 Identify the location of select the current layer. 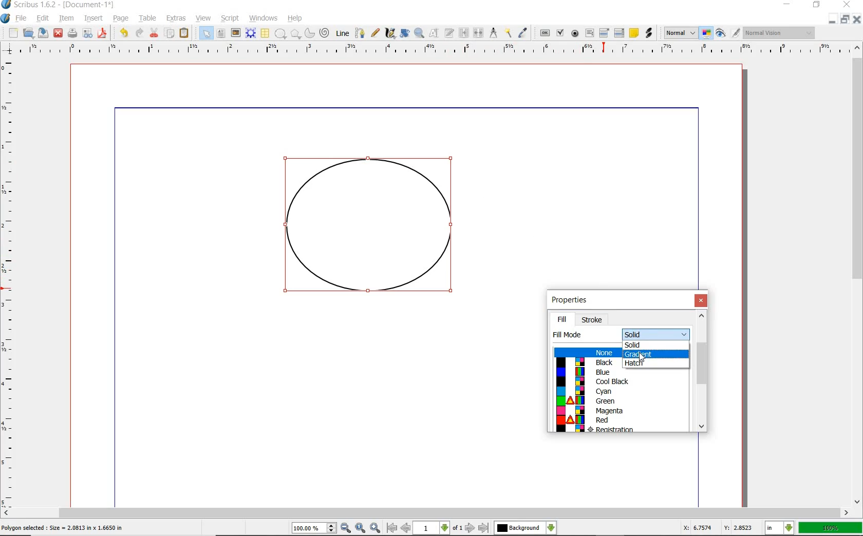
(551, 528).